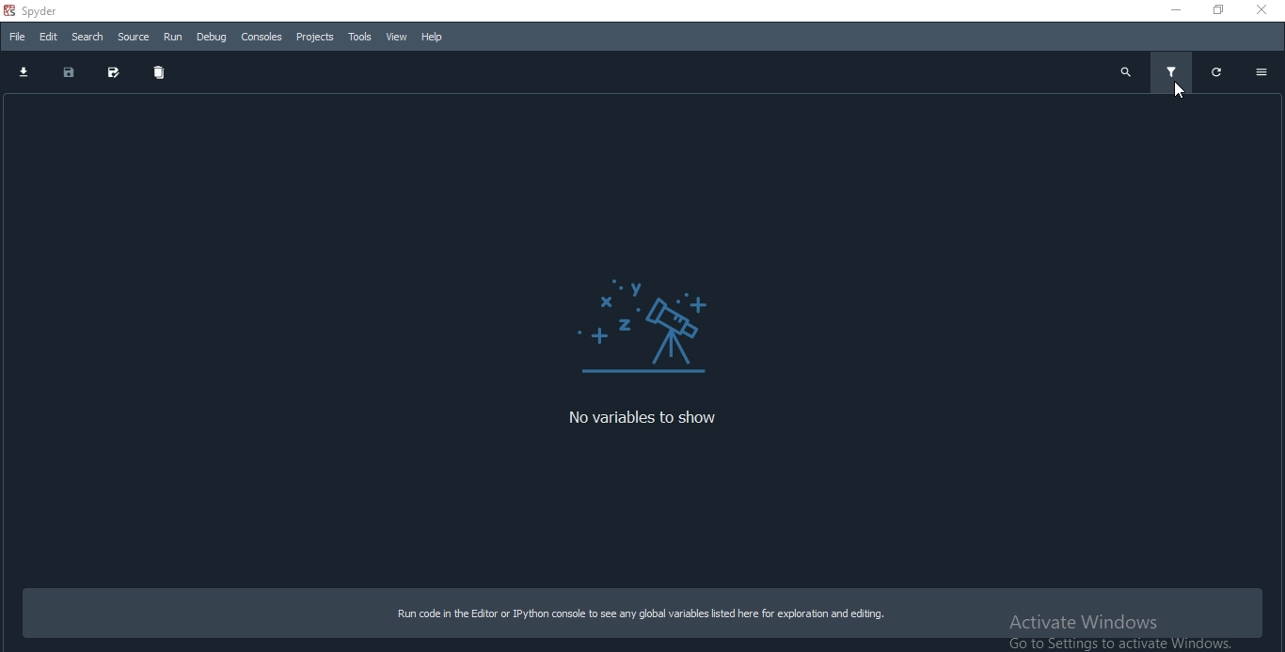 The image size is (1285, 652). What do you see at coordinates (1219, 73) in the screenshot?
I see `restore` at bounding box center [1219, 73].